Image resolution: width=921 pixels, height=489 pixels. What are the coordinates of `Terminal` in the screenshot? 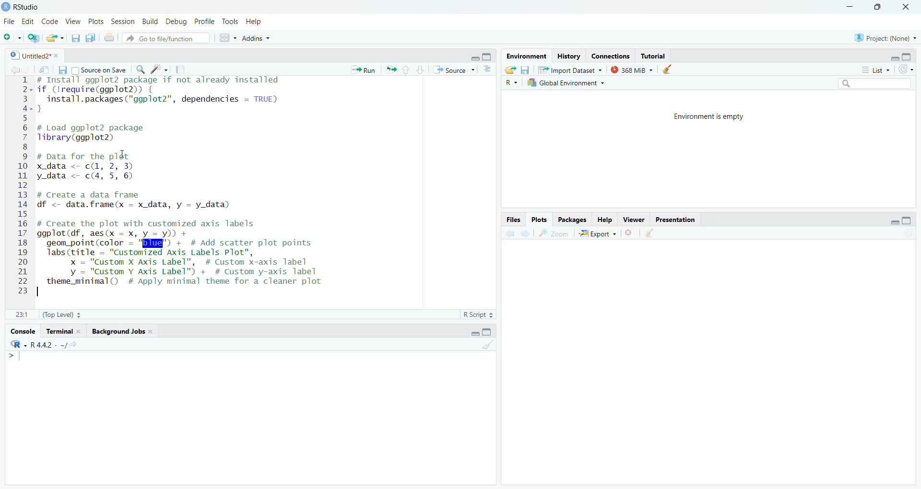 It's located at (64, 331).